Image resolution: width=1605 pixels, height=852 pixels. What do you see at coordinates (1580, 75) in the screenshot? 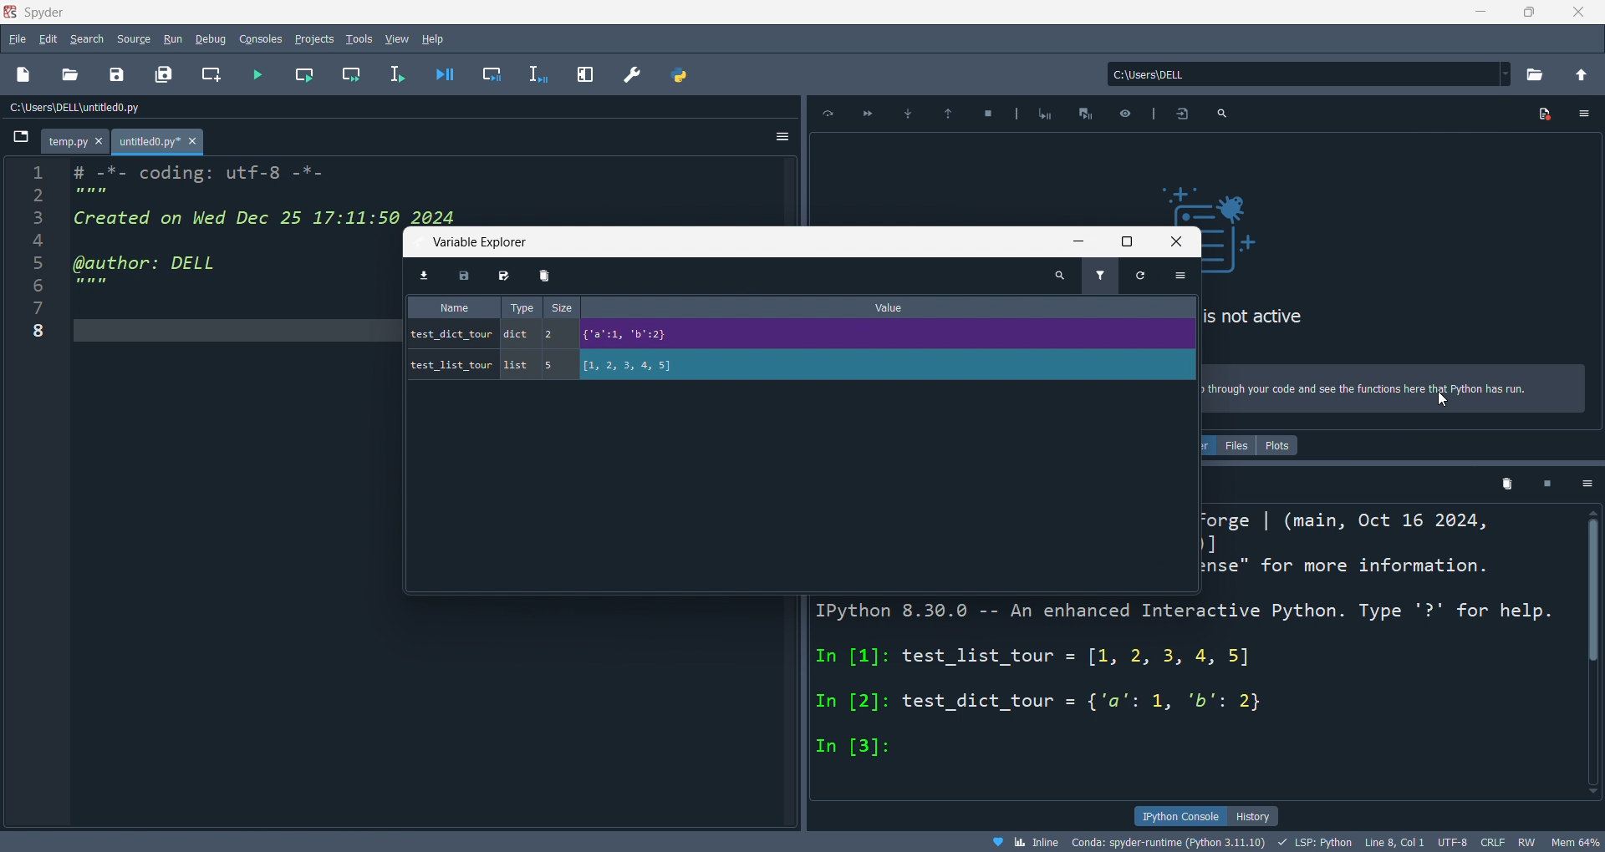
I see `open parent directory` at bounding box center [1580, 75].